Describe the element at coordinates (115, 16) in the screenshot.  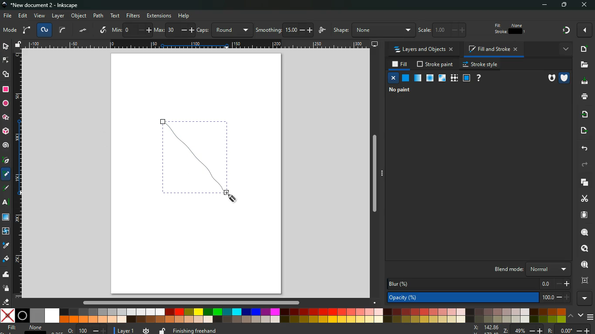
I see `text` at that location.